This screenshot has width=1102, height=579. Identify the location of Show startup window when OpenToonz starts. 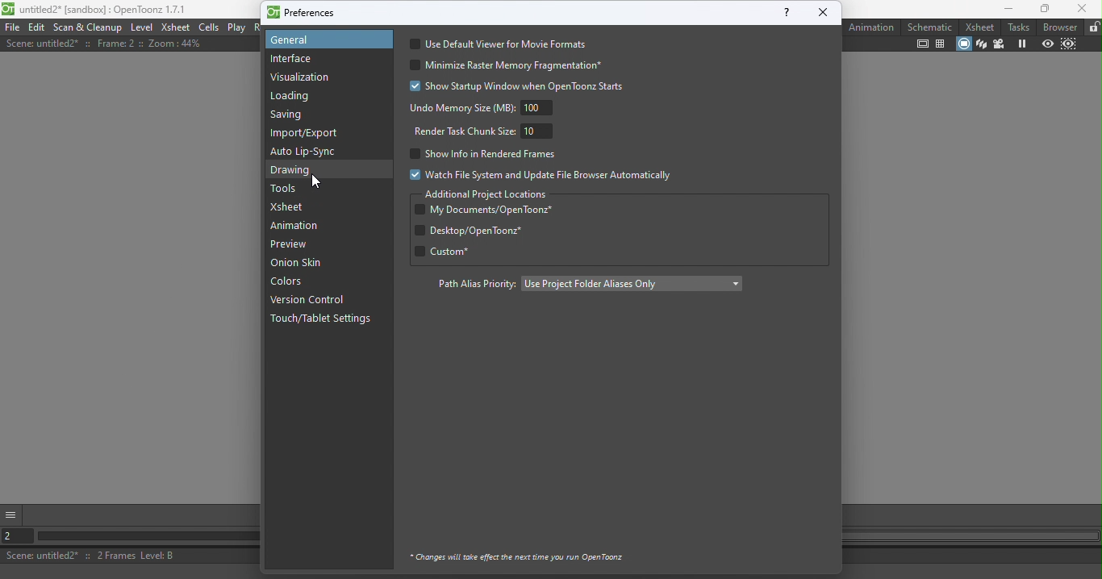
(510, 85).